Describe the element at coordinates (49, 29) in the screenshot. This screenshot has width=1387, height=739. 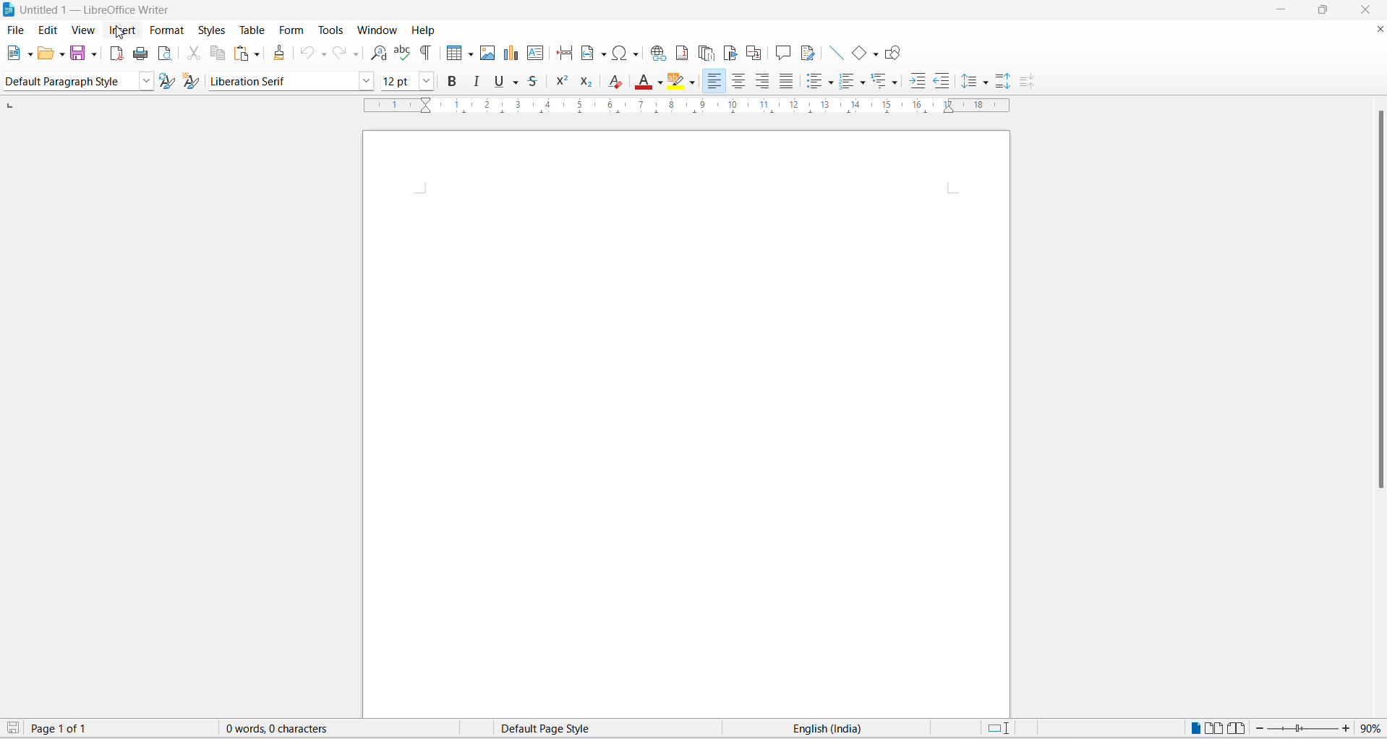
I see `edit` at that location.